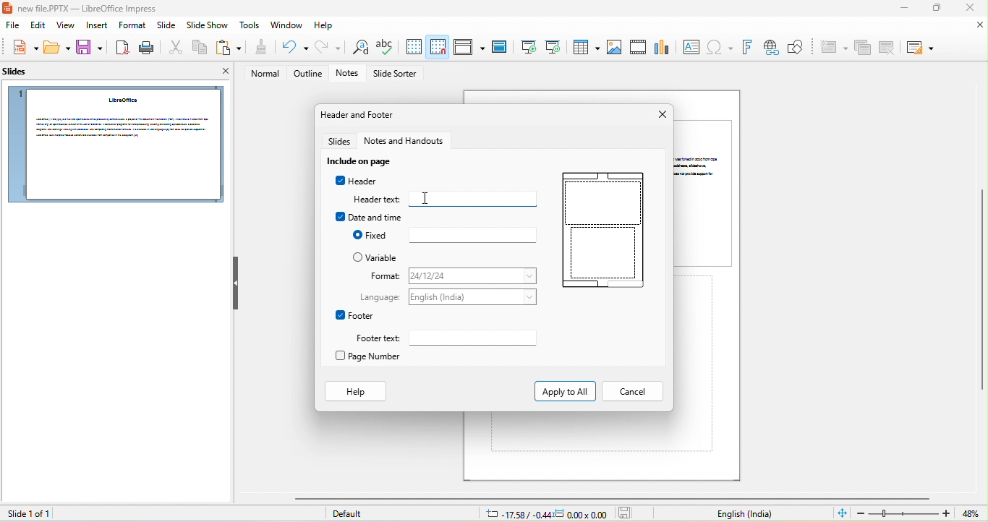 The image size is (988, 522). I want to click on table, so click(584, 46).